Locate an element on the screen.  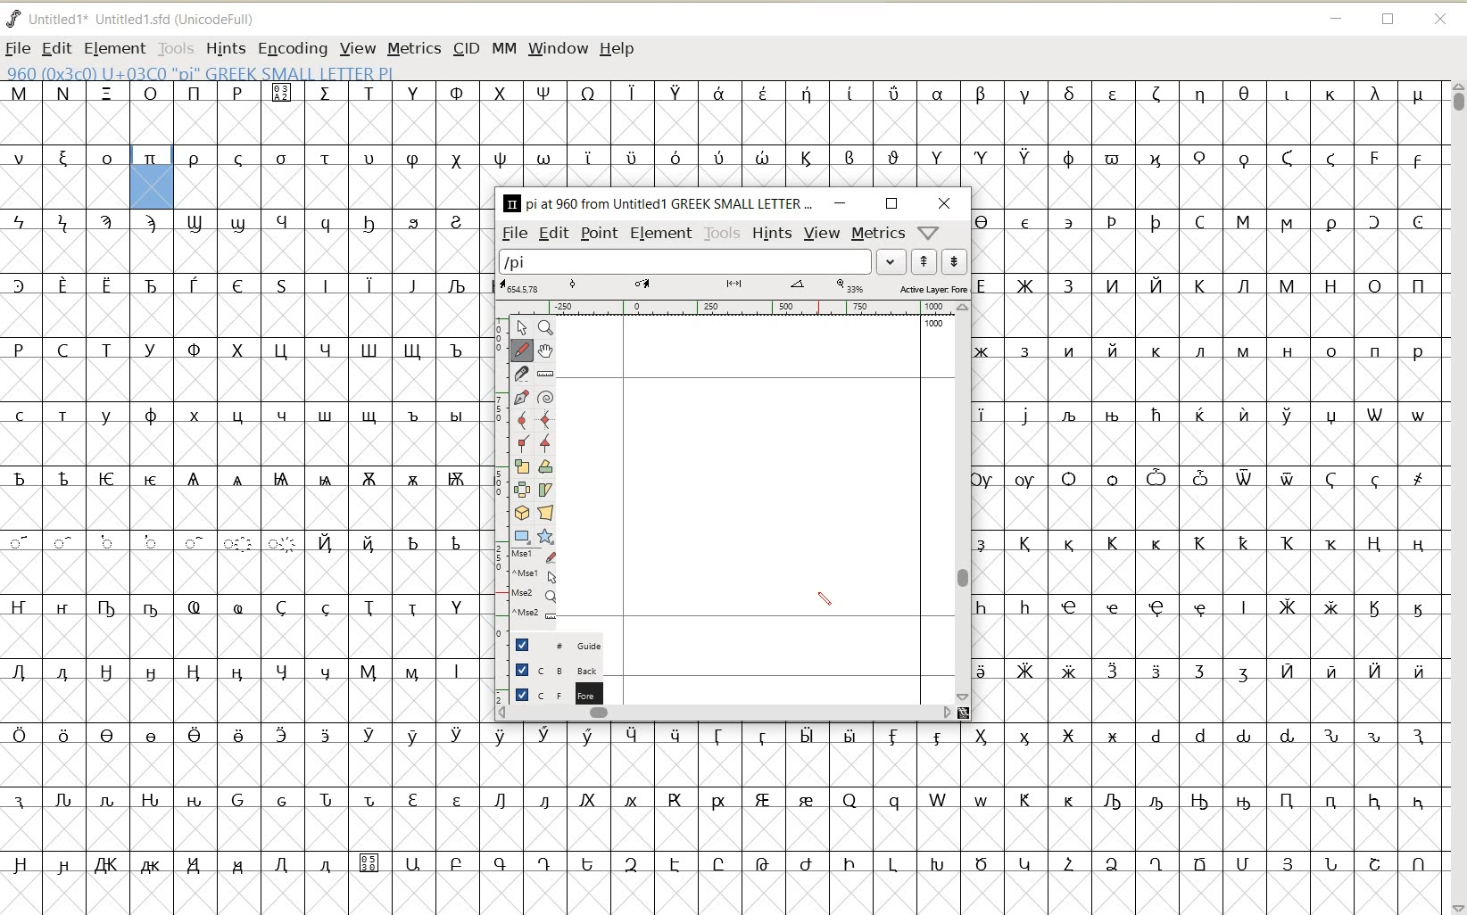
rotate the selection in 3D and project back to plane is located at coordinates (521, 513).